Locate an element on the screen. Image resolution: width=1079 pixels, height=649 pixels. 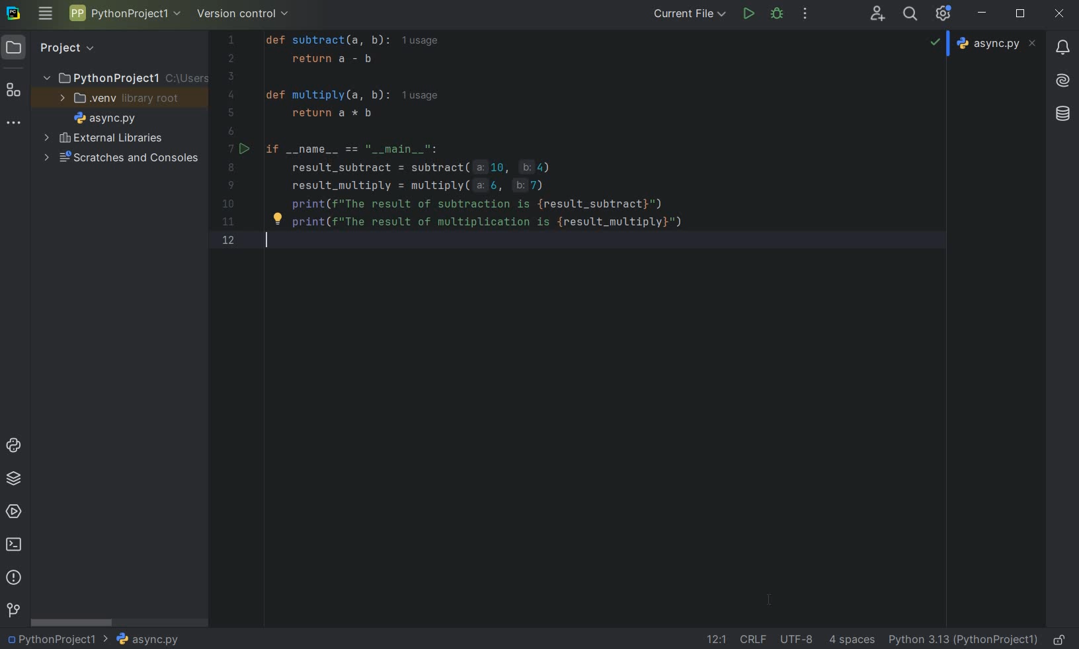
.venv is located at coordinates (95, 99).